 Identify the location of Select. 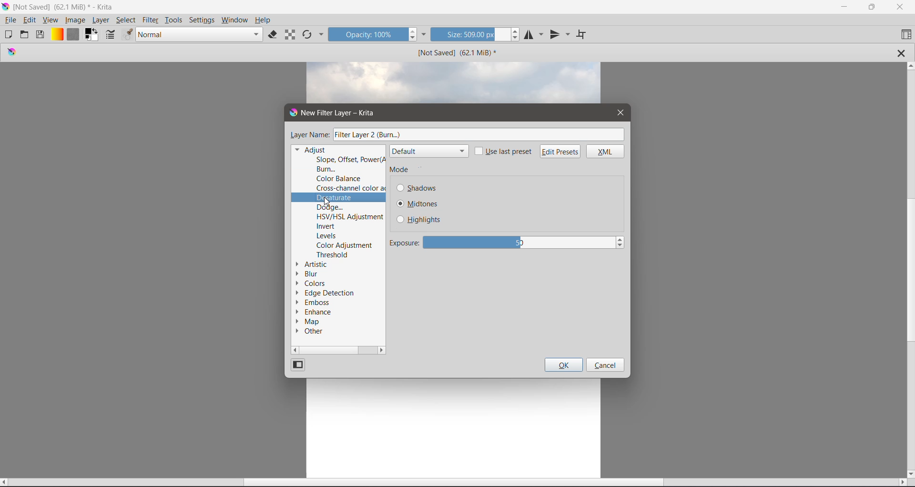
(125, 20).